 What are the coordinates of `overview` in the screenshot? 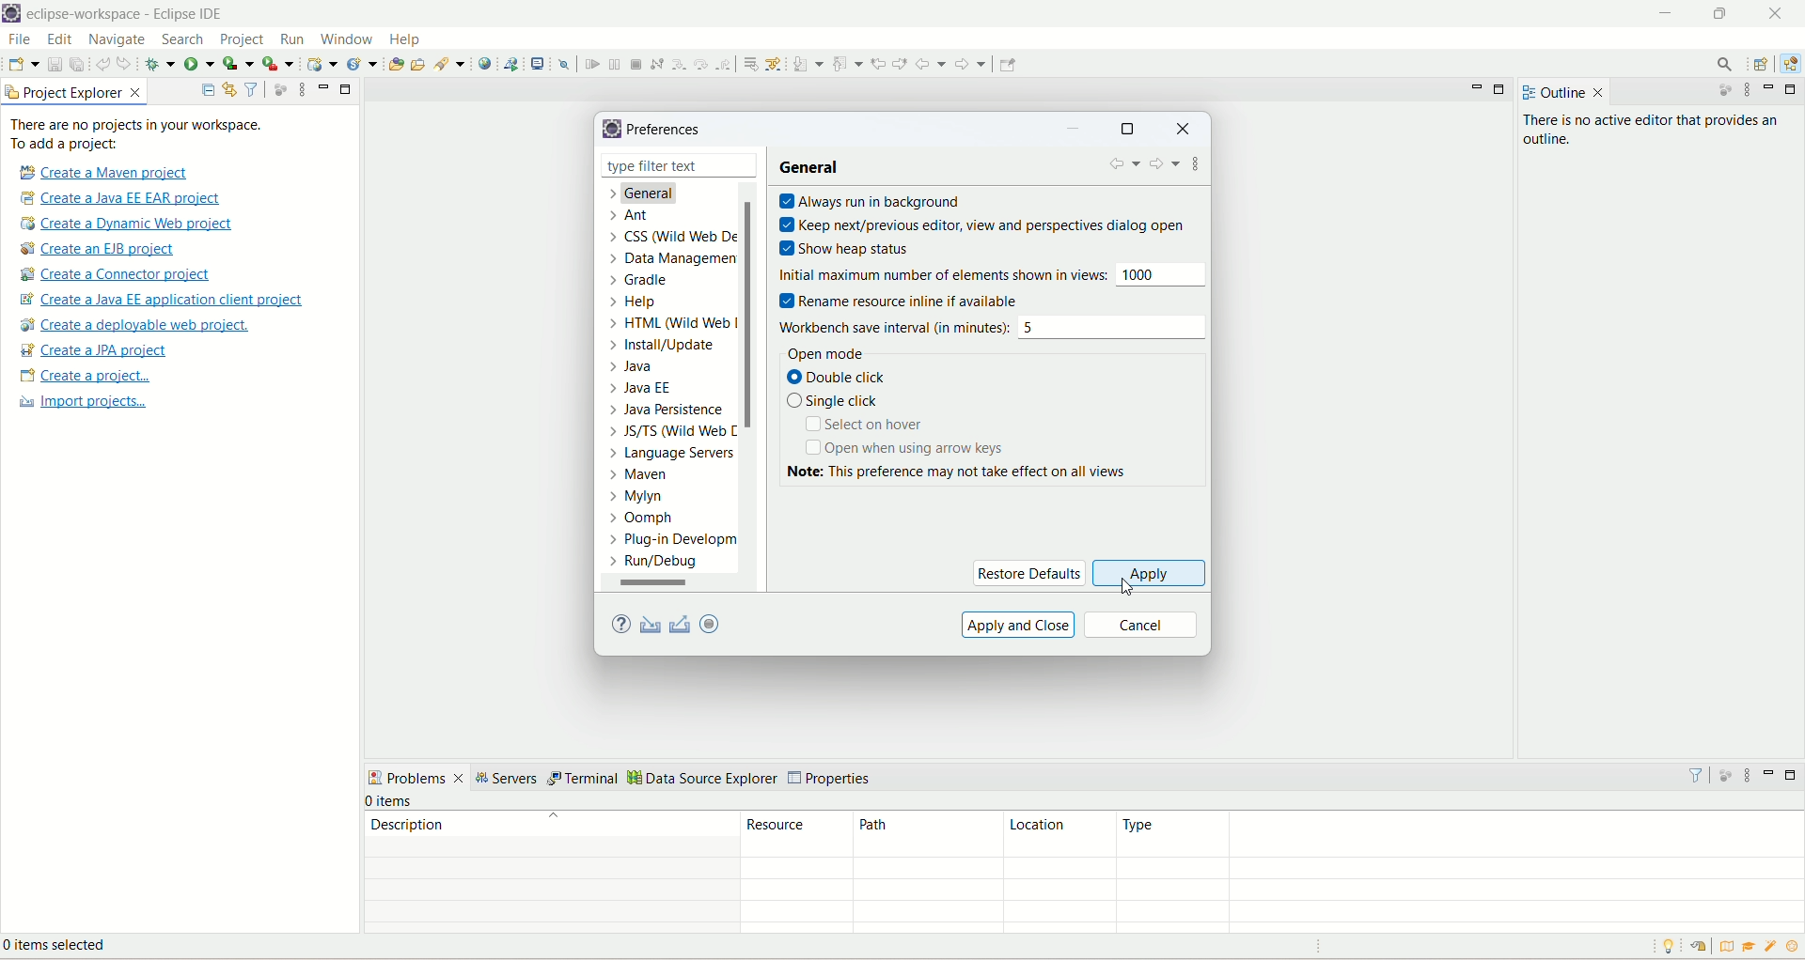 It's located at (1724, 945).